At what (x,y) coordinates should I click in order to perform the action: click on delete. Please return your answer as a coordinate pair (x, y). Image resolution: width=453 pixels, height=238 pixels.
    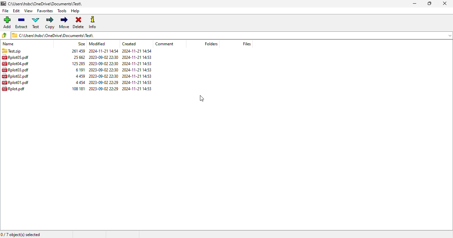
    Looking at the image, I should click on (79, 23).